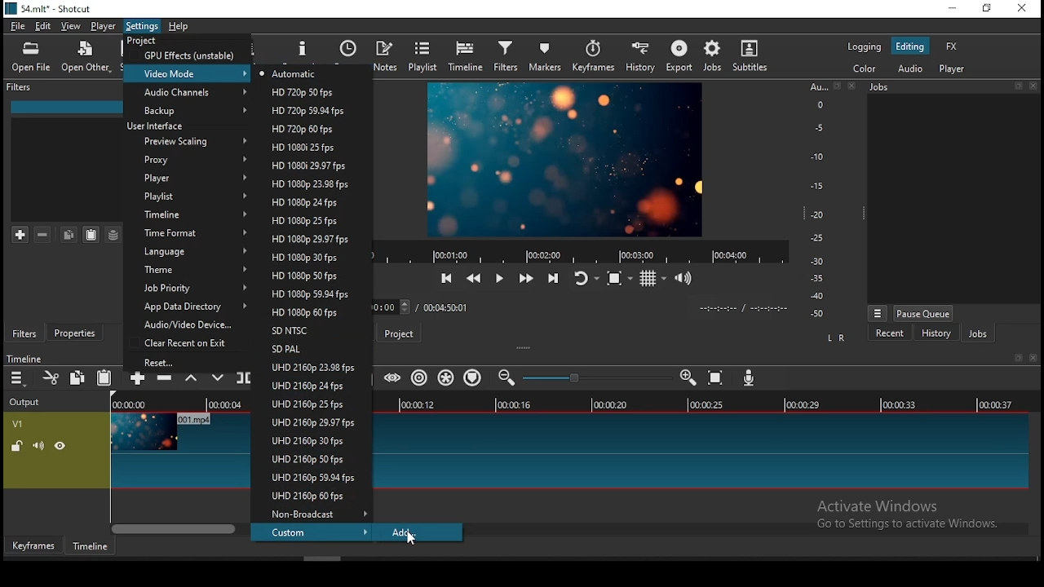  I want to click on -15, so click(816, 185).